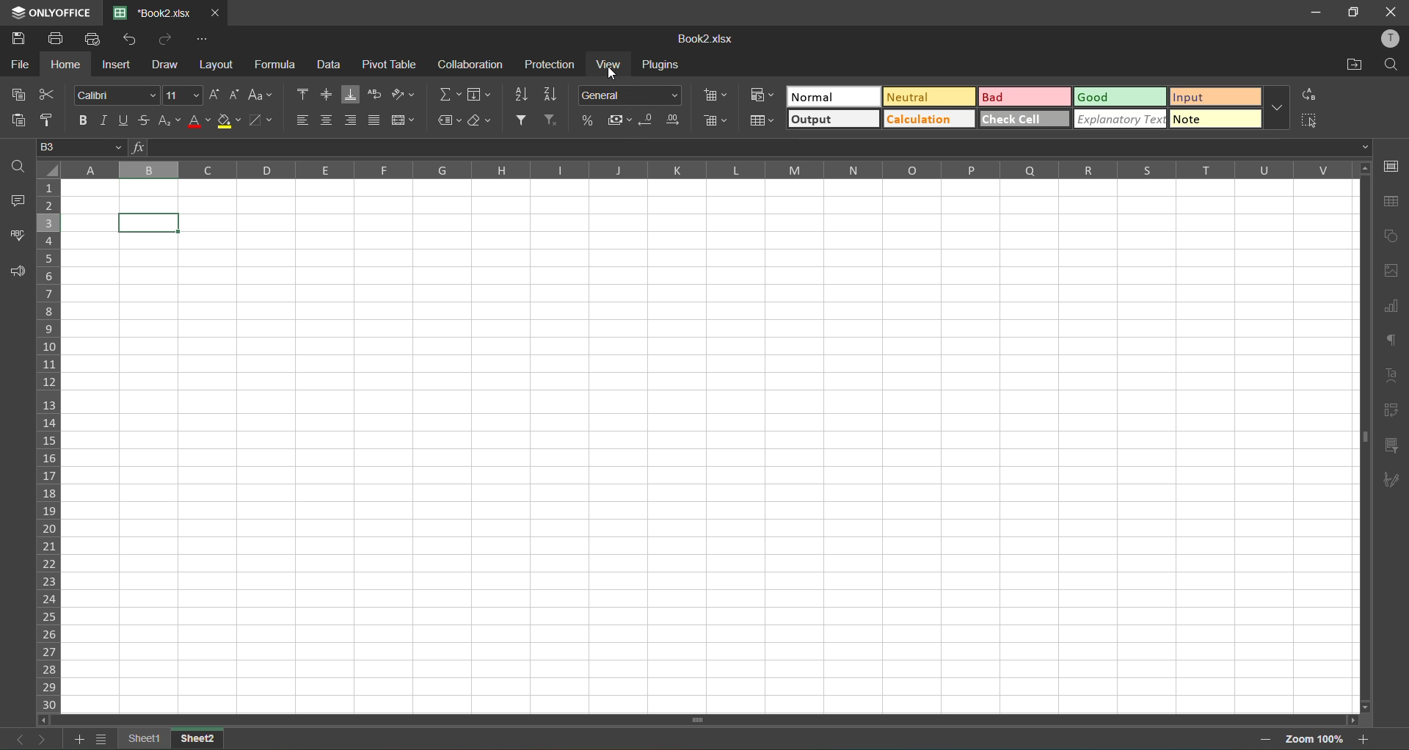 This screenshot has height=750, width=1409. What do you see at coordinates (15, 739) in the screenshot?
I see `previous` at bounding box center [15, 739].